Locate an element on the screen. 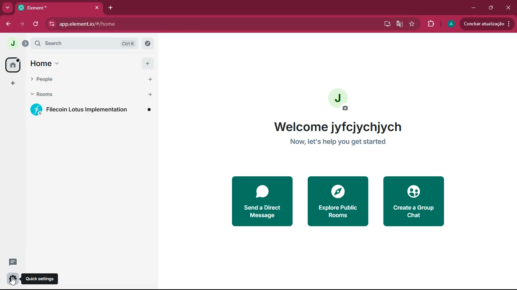  people is located at coordinates (92, 79).